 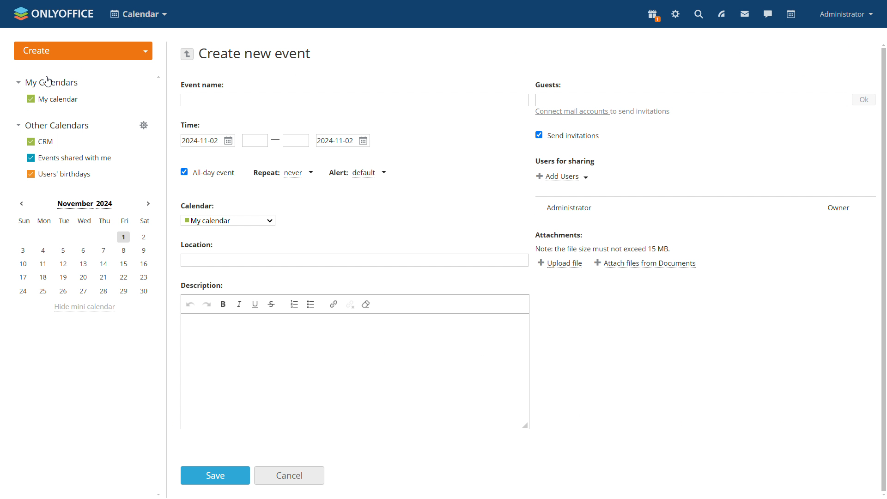 I want to click on redo, so click(x=207, y=304).